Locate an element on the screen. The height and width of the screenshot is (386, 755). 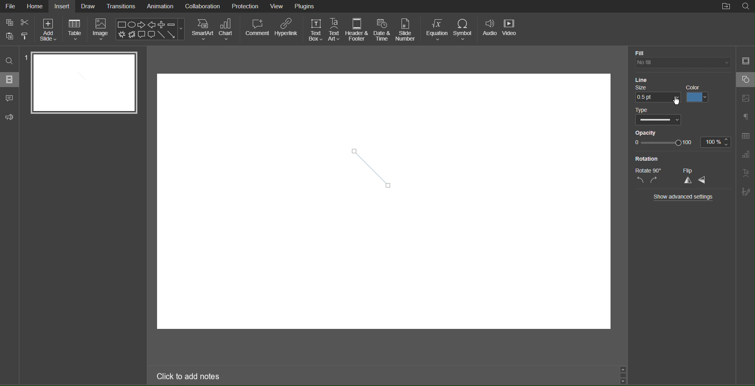
Horizontal Flip is located at coordinates (705, 181).